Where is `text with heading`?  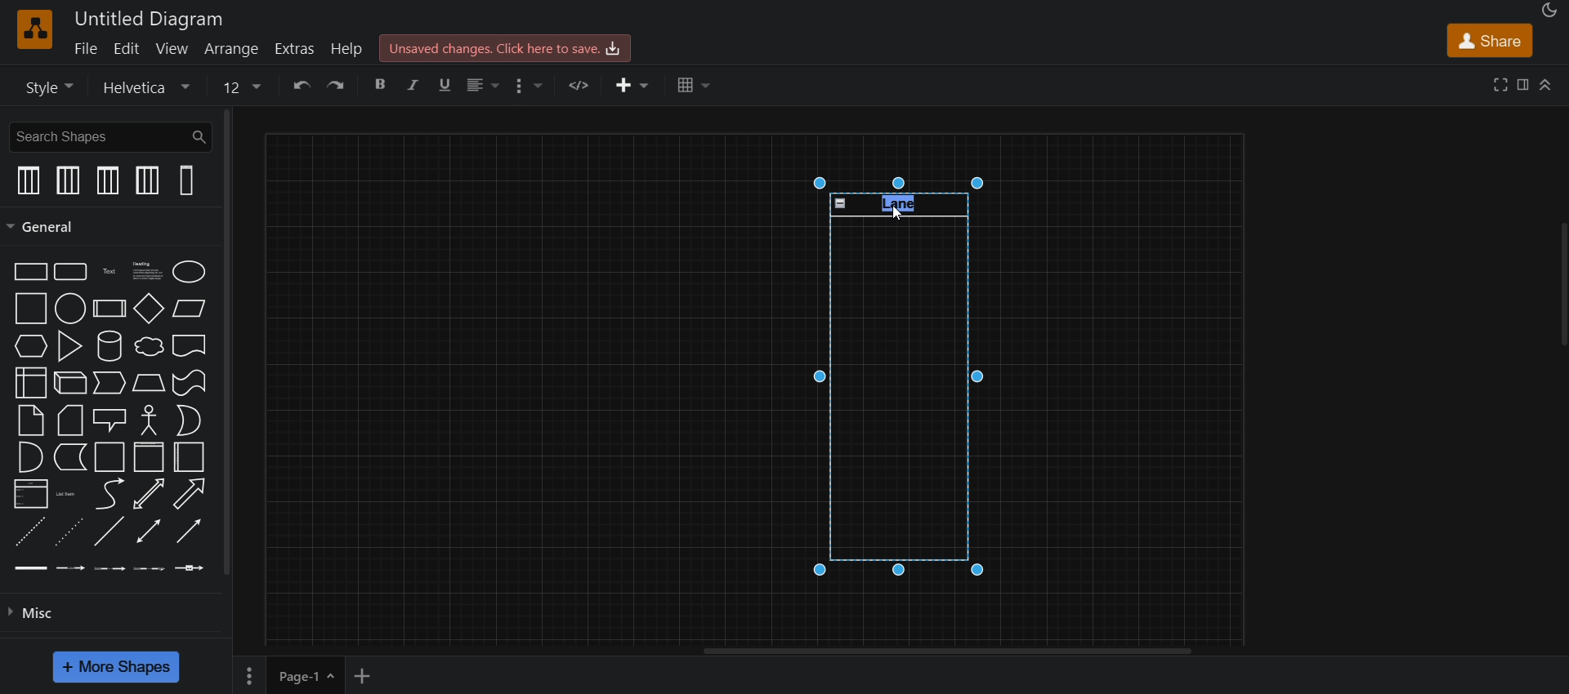
text with heading is located at coordinates (145, 270).